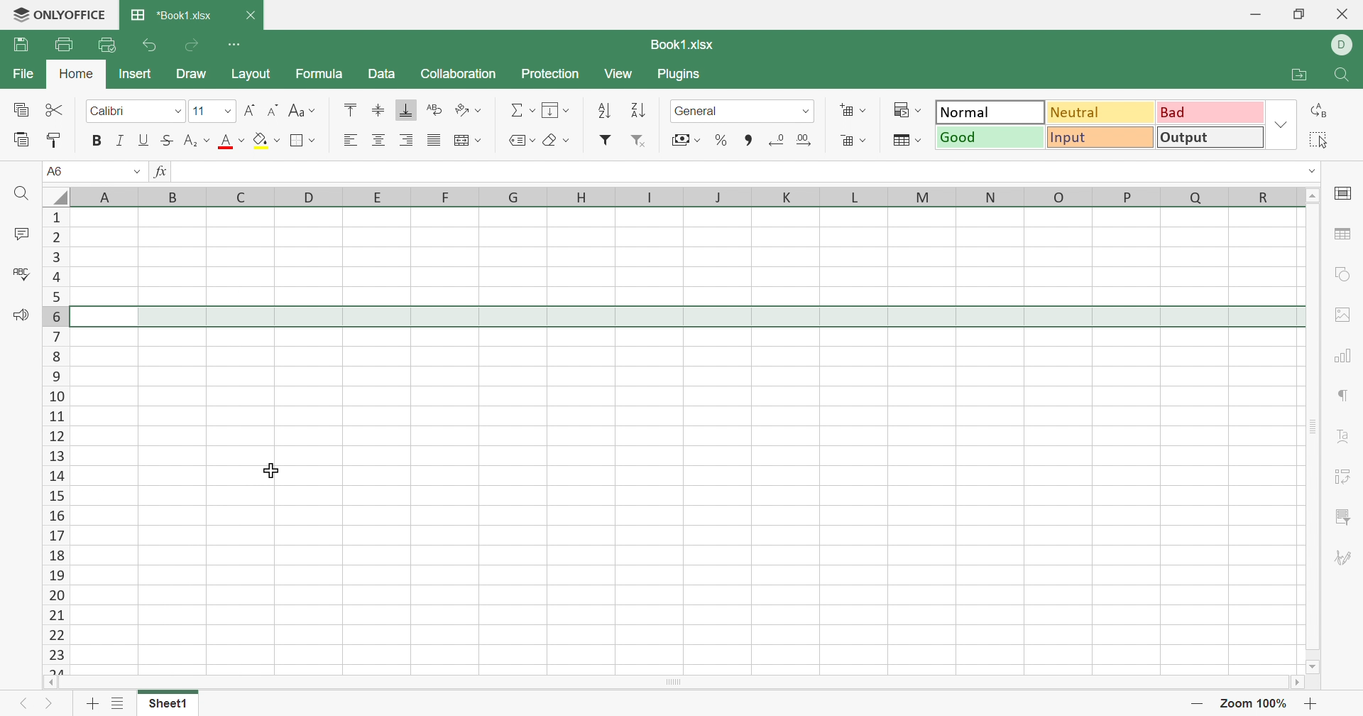 This screenshot has width=1363, height=716. What do you see at coordinates (697, 112) in the screenshot?
I see `General` at bounding box center [697, 112].